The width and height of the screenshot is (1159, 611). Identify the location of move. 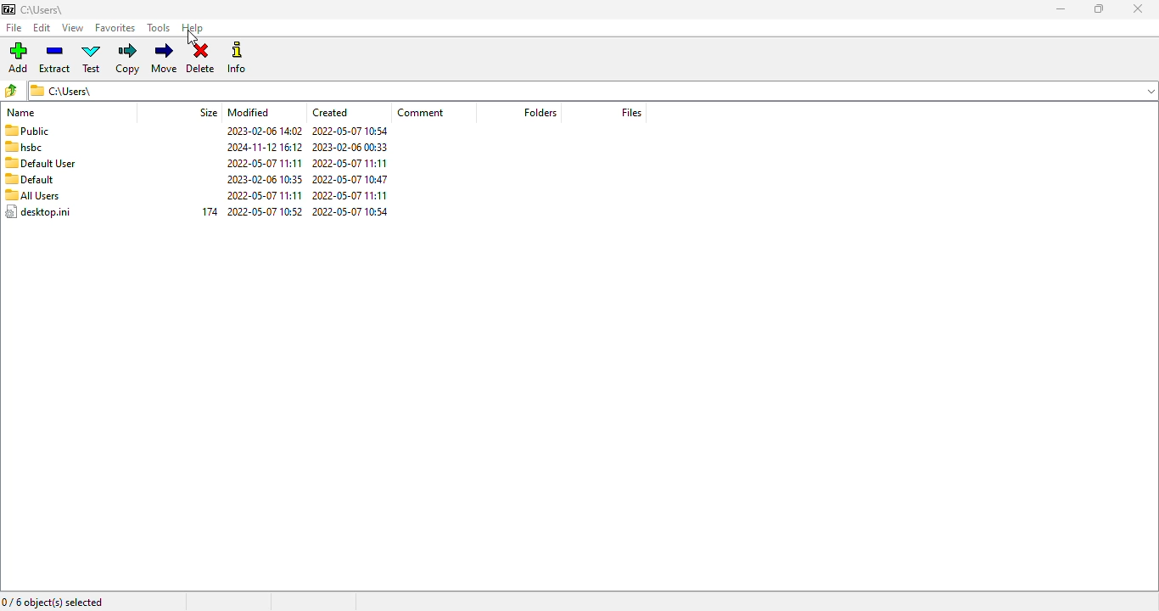
(165, 59).